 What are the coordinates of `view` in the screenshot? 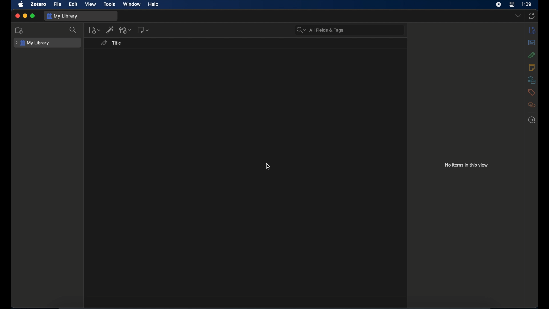 It's located at (90, 4).